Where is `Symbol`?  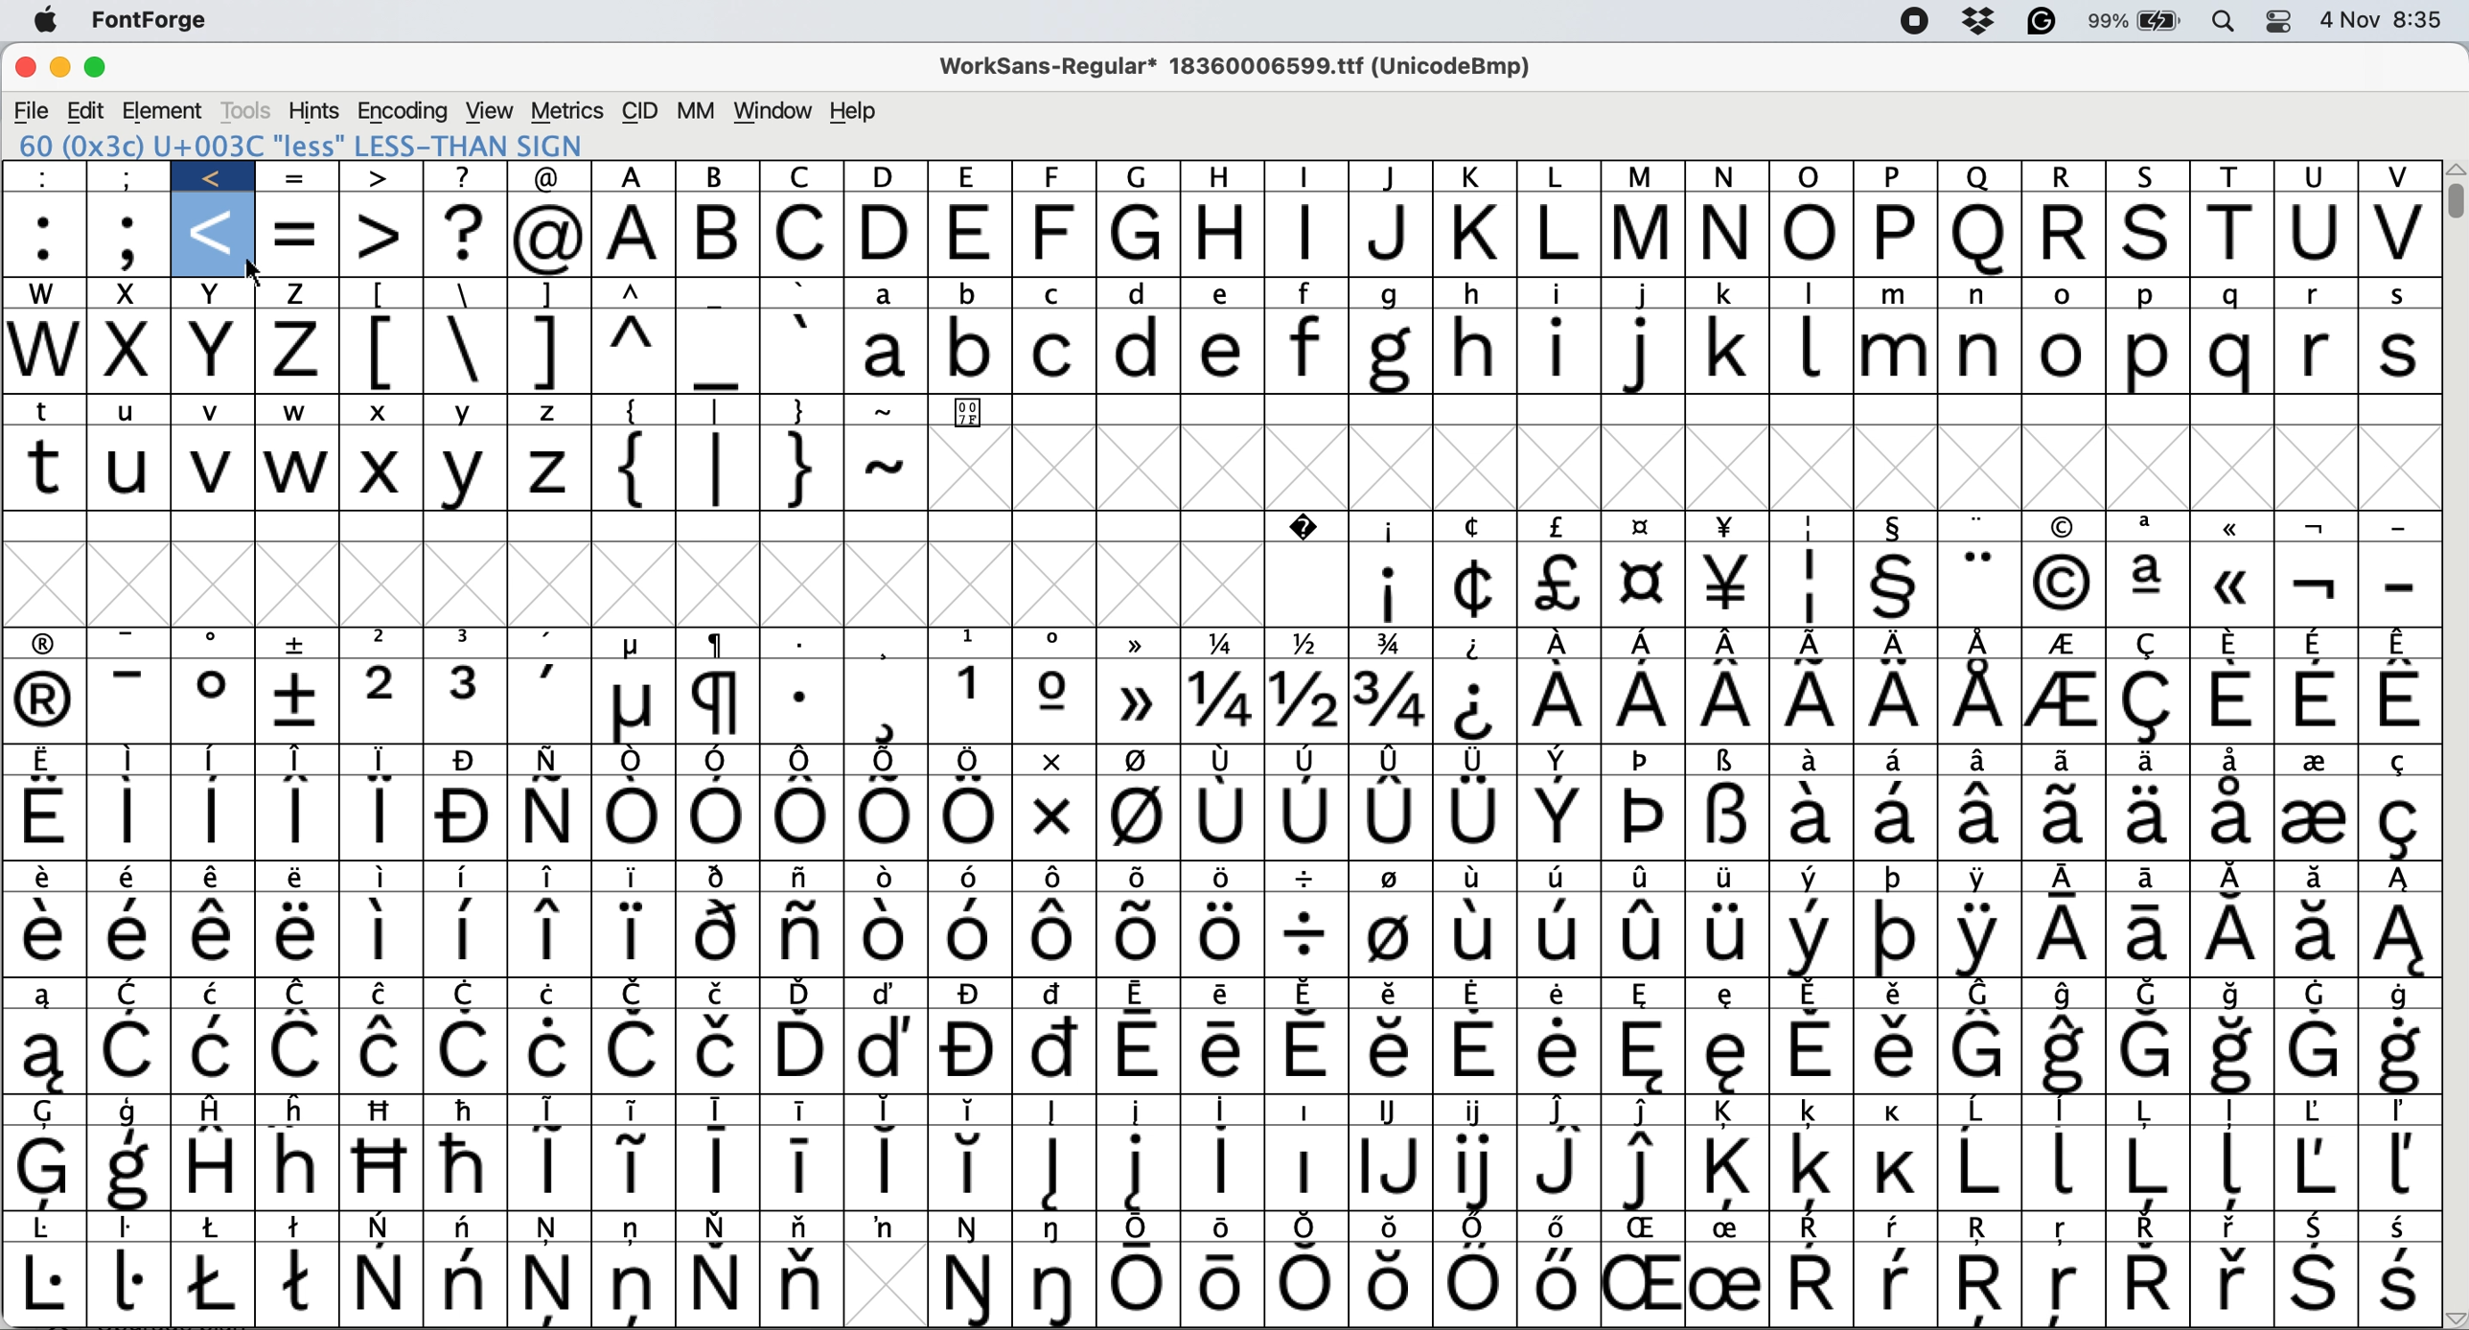
Symbol is located at coordinates (637, 642).